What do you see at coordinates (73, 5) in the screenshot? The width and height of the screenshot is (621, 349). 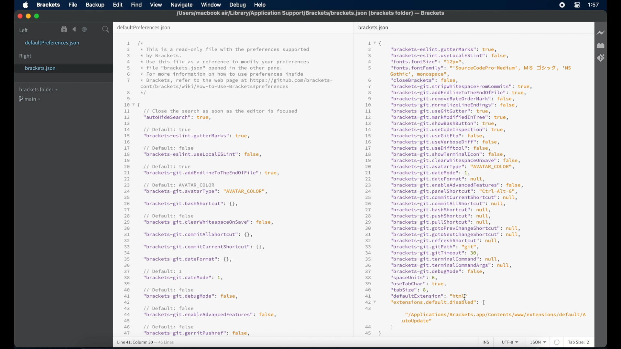 I see `file` at bounding box center [73, 5].